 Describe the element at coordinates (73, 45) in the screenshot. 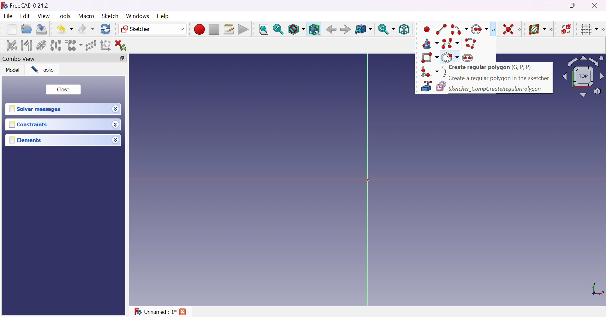

I see `Clone` at that location.